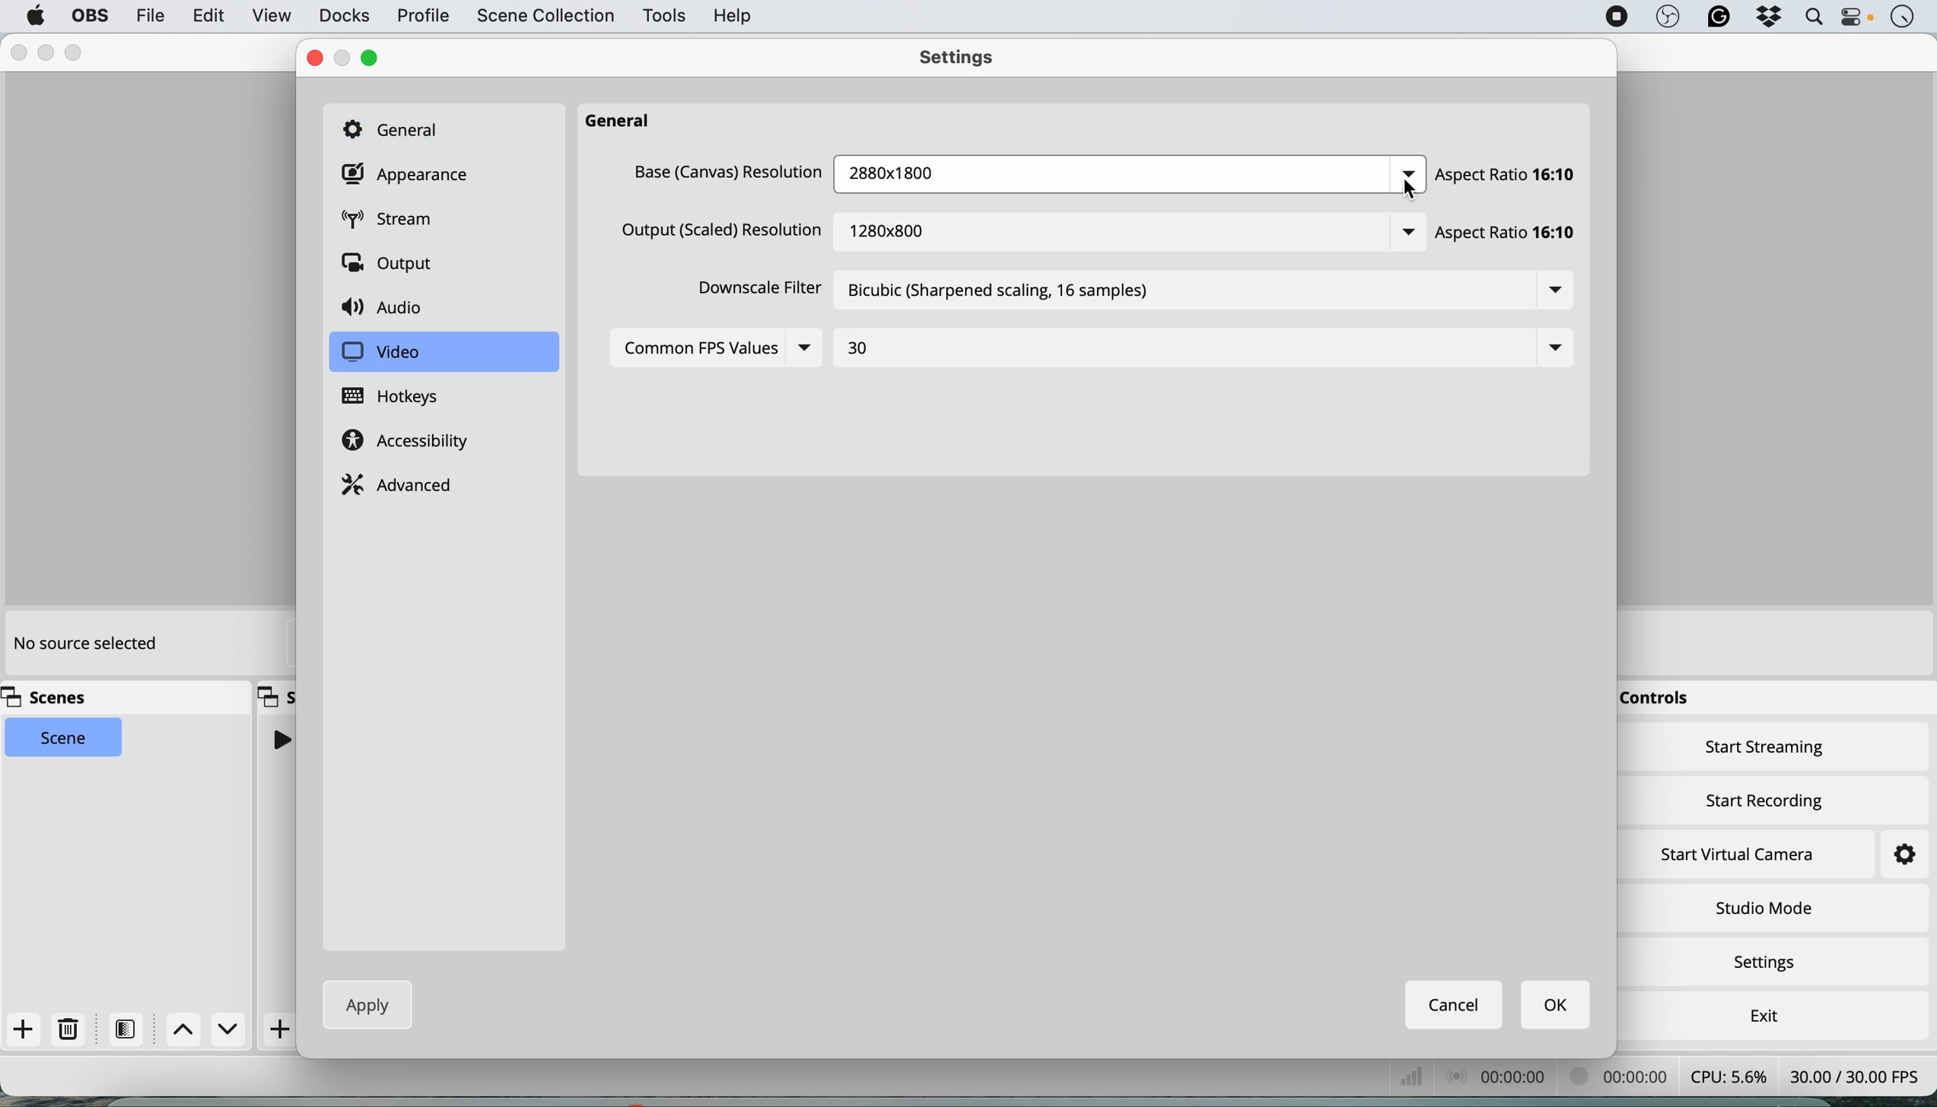  Describe the element at coordinates (1890, 855) in the screenshot. I see `settings` at that location.